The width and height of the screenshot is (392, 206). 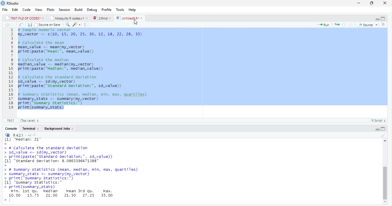 What do you see at coordinates (386, 3) in the screenshot?
I see `close` at bounding box center [386, 3].